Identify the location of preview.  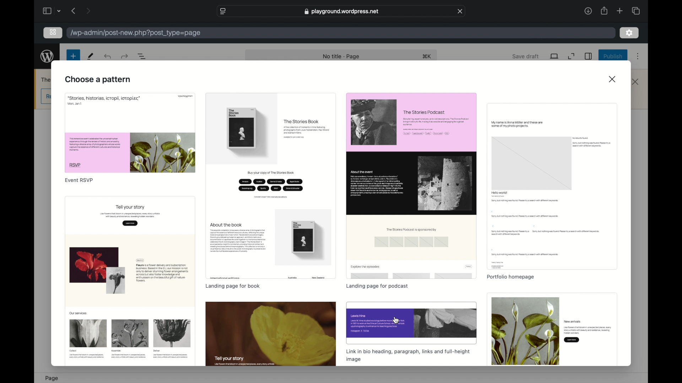
(411, 186).